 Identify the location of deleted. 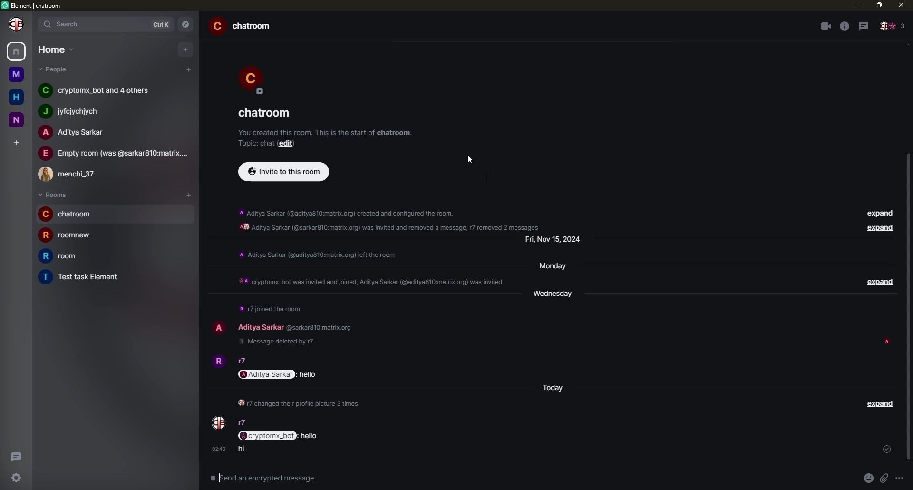
(282, 341).